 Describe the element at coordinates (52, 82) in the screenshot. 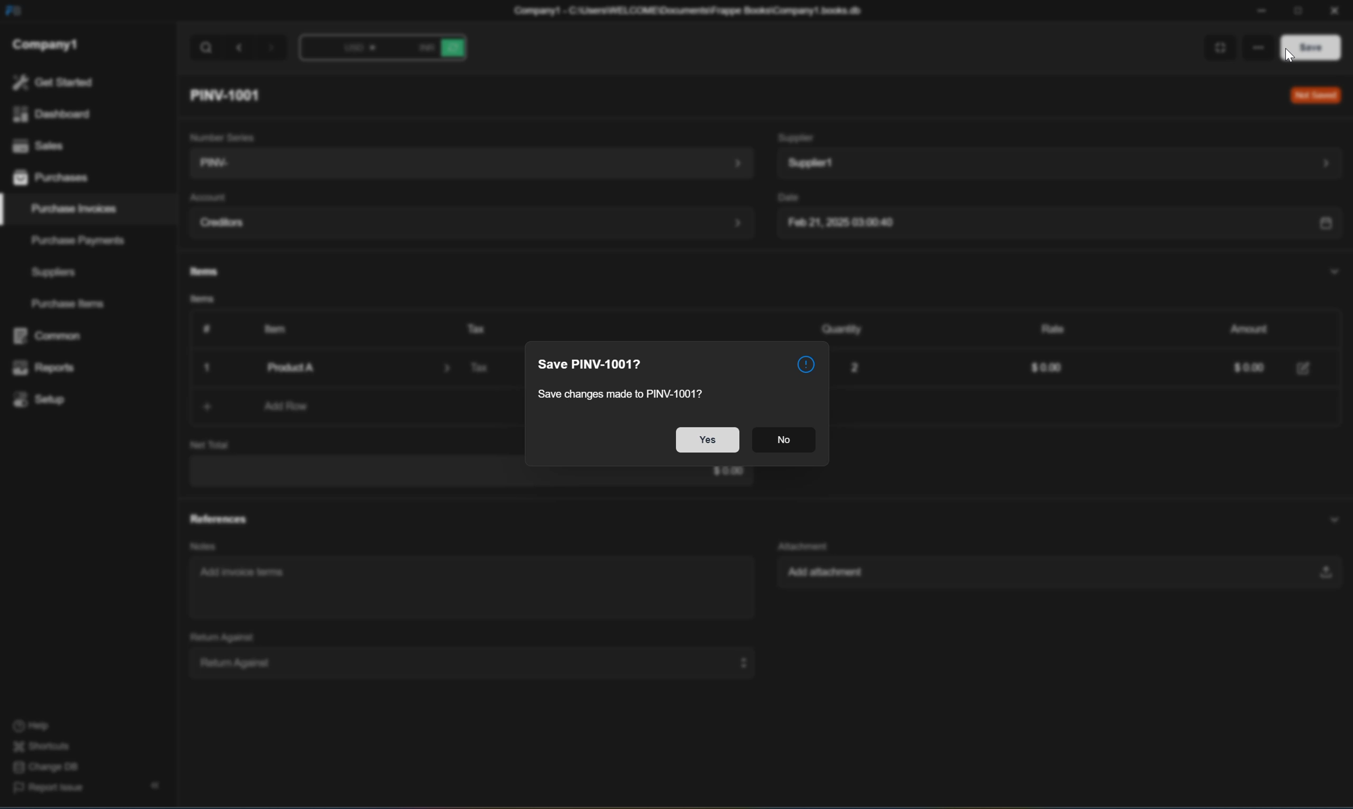

I see `get started` at that location.